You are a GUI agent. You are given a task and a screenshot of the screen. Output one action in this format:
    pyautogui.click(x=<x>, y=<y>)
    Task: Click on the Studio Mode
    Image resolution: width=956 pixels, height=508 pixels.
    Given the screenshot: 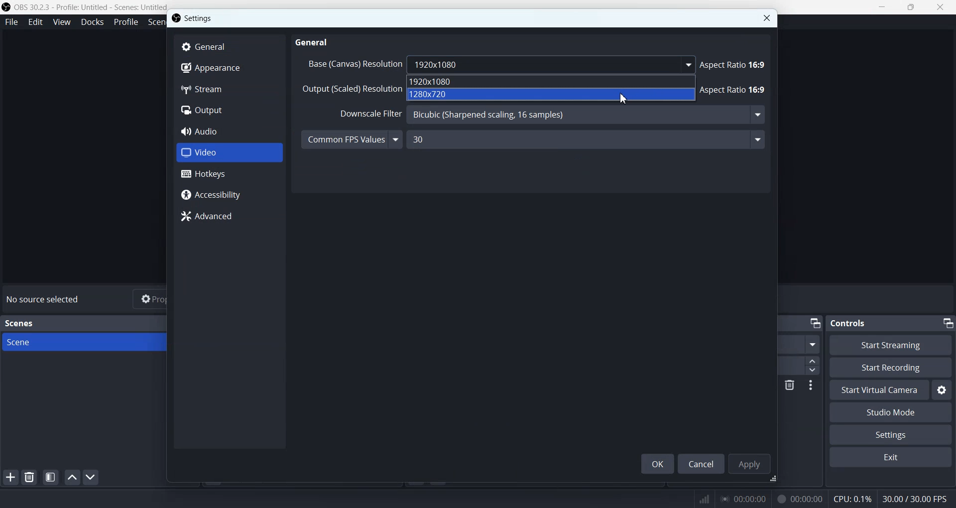 What is the action you would take?
    pyautogui.click(x=890, y=412)
    